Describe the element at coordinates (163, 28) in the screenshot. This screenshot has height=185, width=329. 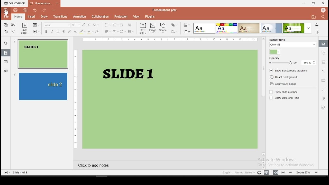
I see `shape` at that location.